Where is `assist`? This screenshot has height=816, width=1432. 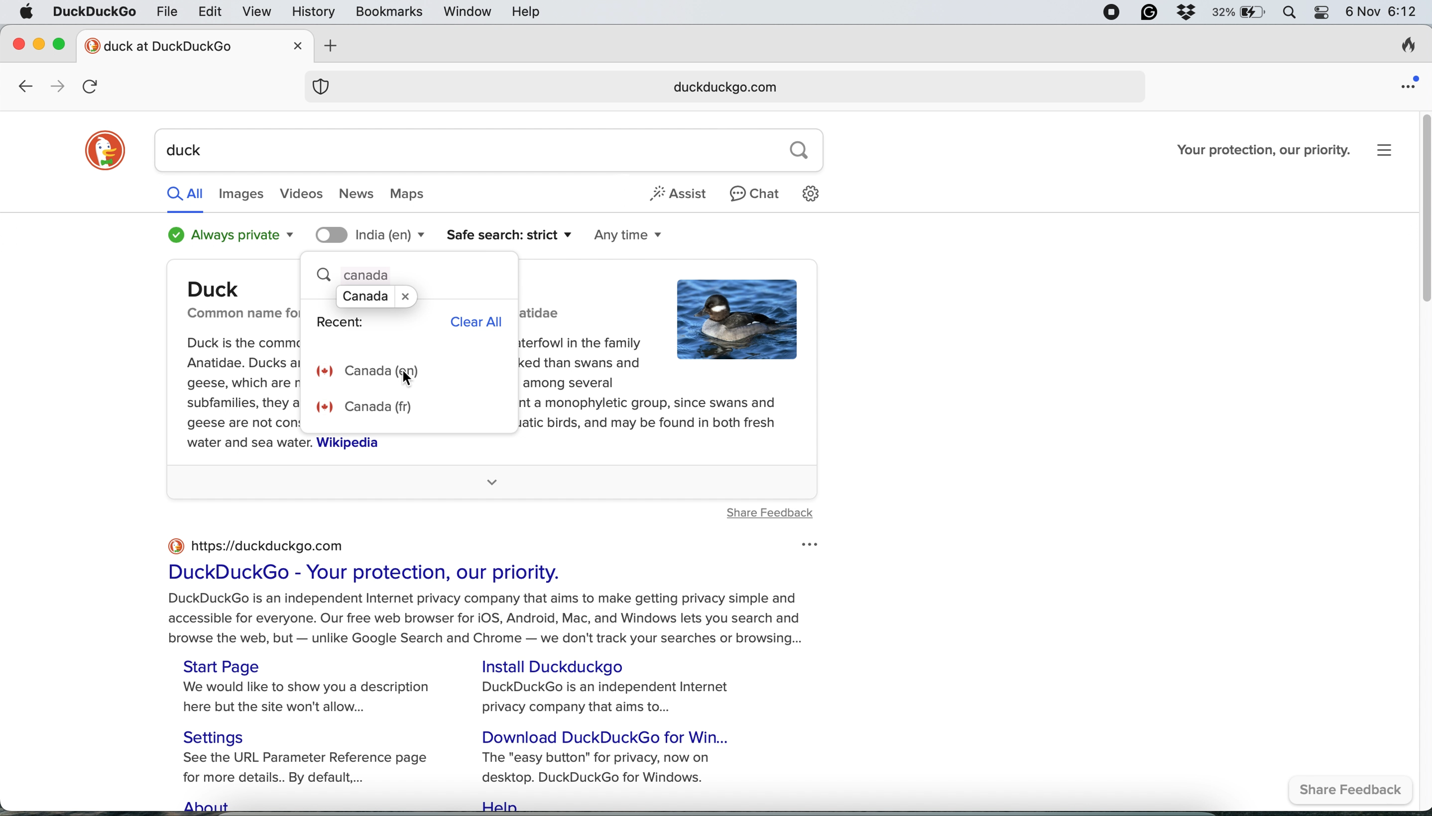
assist is located at coordinates (681, 193).